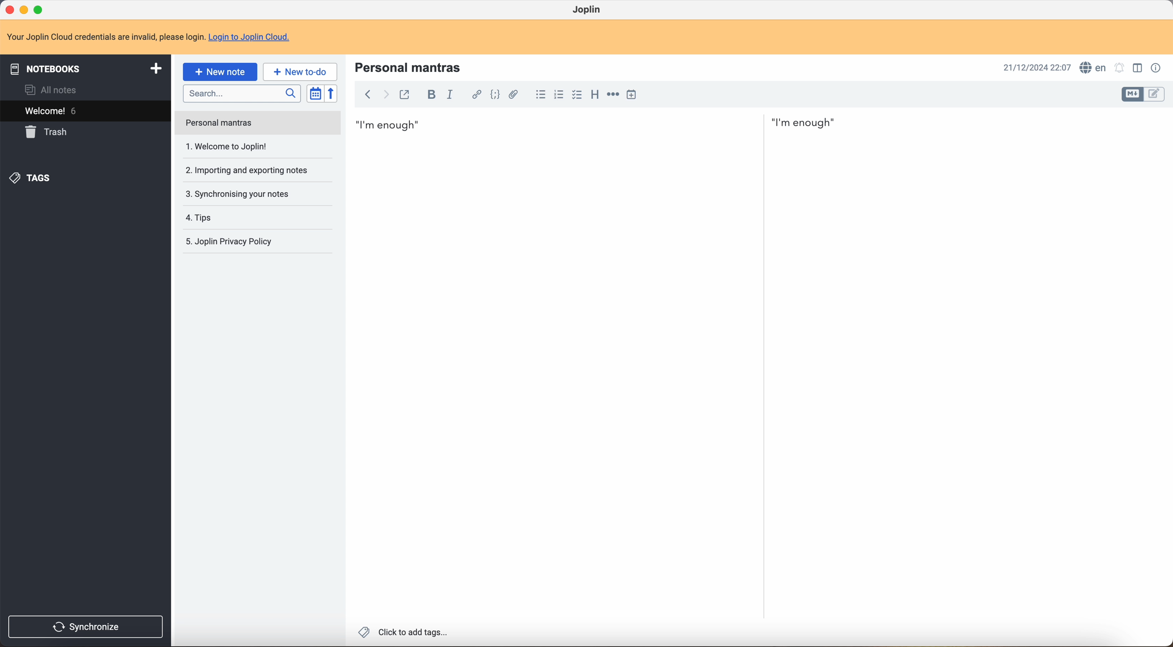 The height and width of the screenshot is (647, 1173). I want to click on click on new note, so click(220, 72).